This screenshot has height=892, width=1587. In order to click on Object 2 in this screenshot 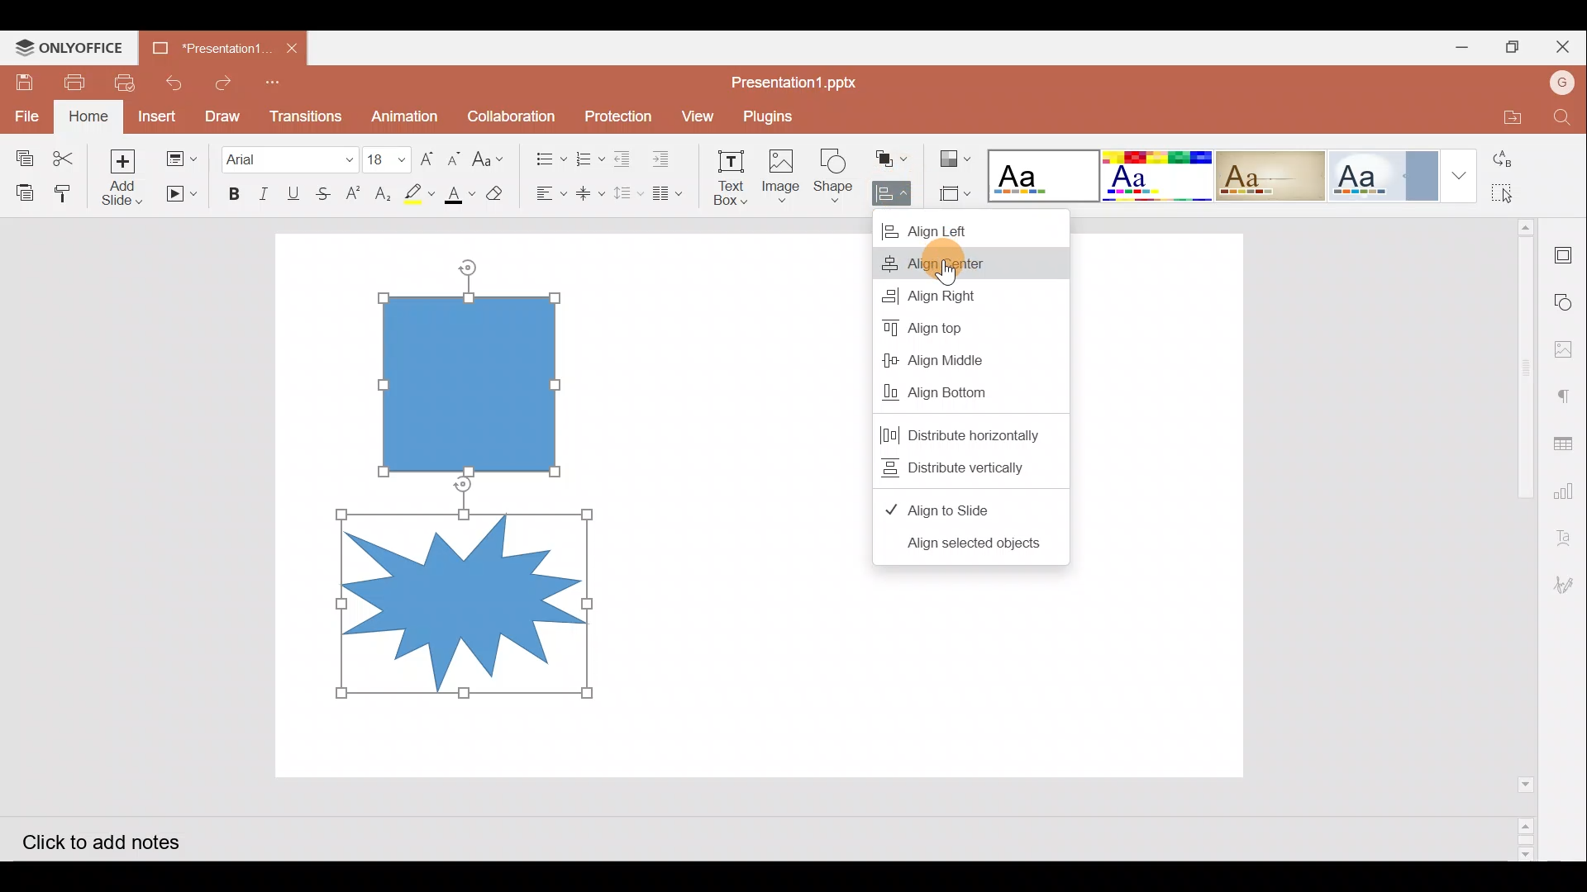, I will do `click(465, 600)`.